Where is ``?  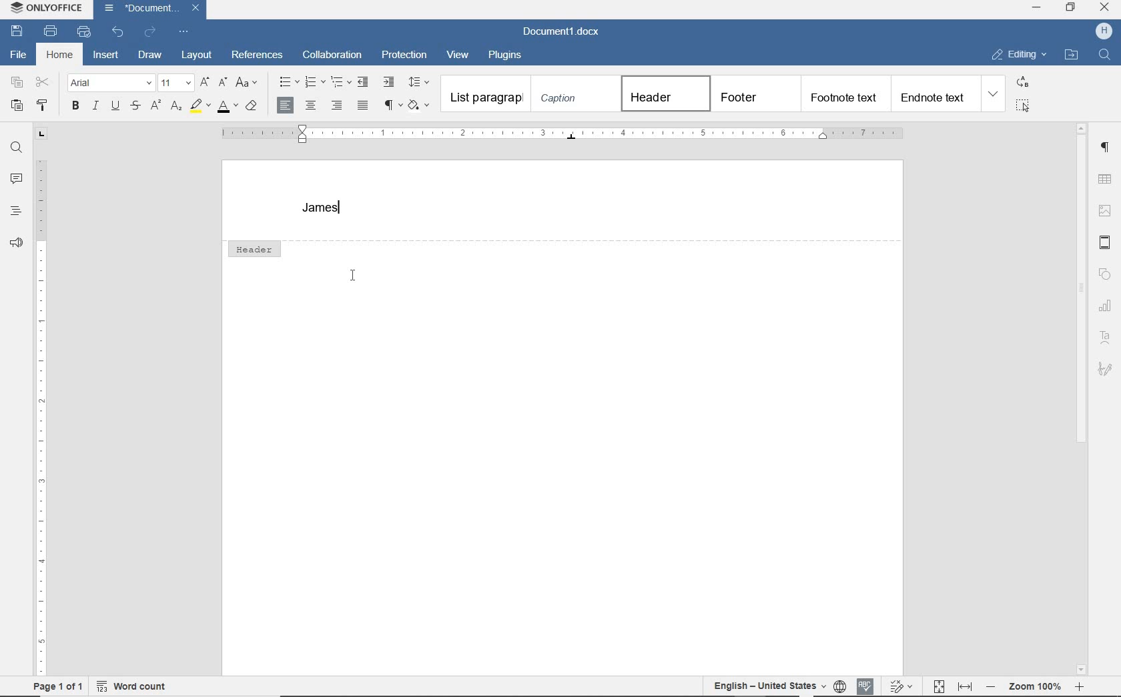
 is located at coordinates (1106, 369).